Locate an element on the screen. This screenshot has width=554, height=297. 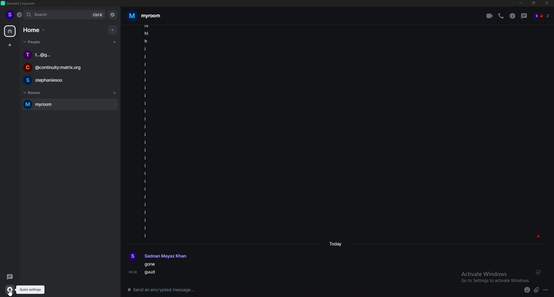
start chat is located at coordinates (114, 42).